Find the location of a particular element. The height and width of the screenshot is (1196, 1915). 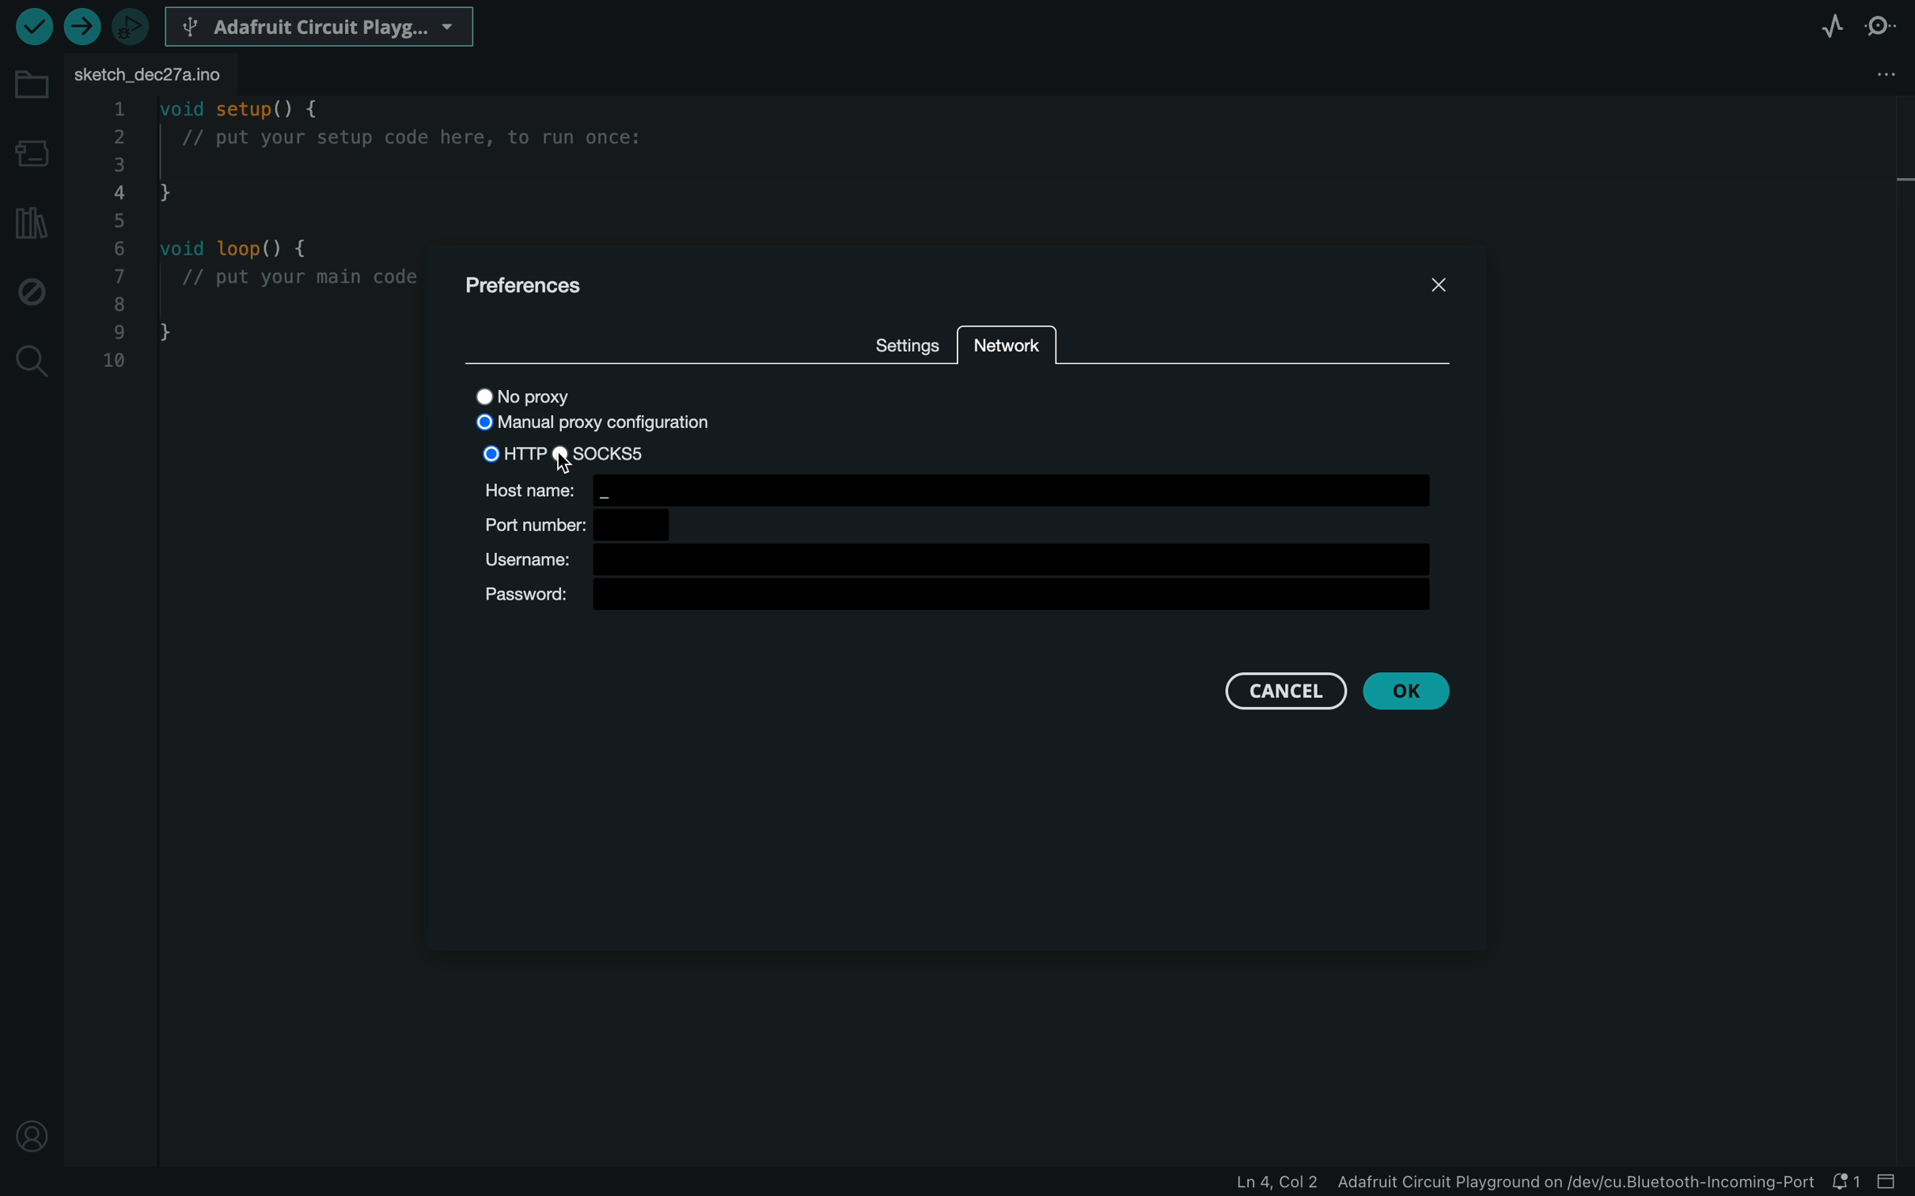

cursor is located at coordinates (564, 461).